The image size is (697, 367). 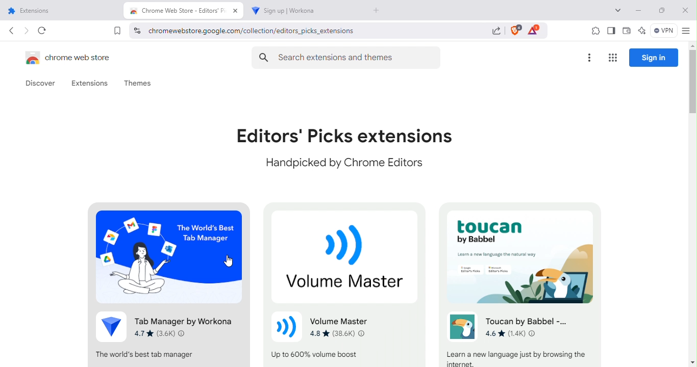 I want to click on Extension, so click(x=349, y=283).